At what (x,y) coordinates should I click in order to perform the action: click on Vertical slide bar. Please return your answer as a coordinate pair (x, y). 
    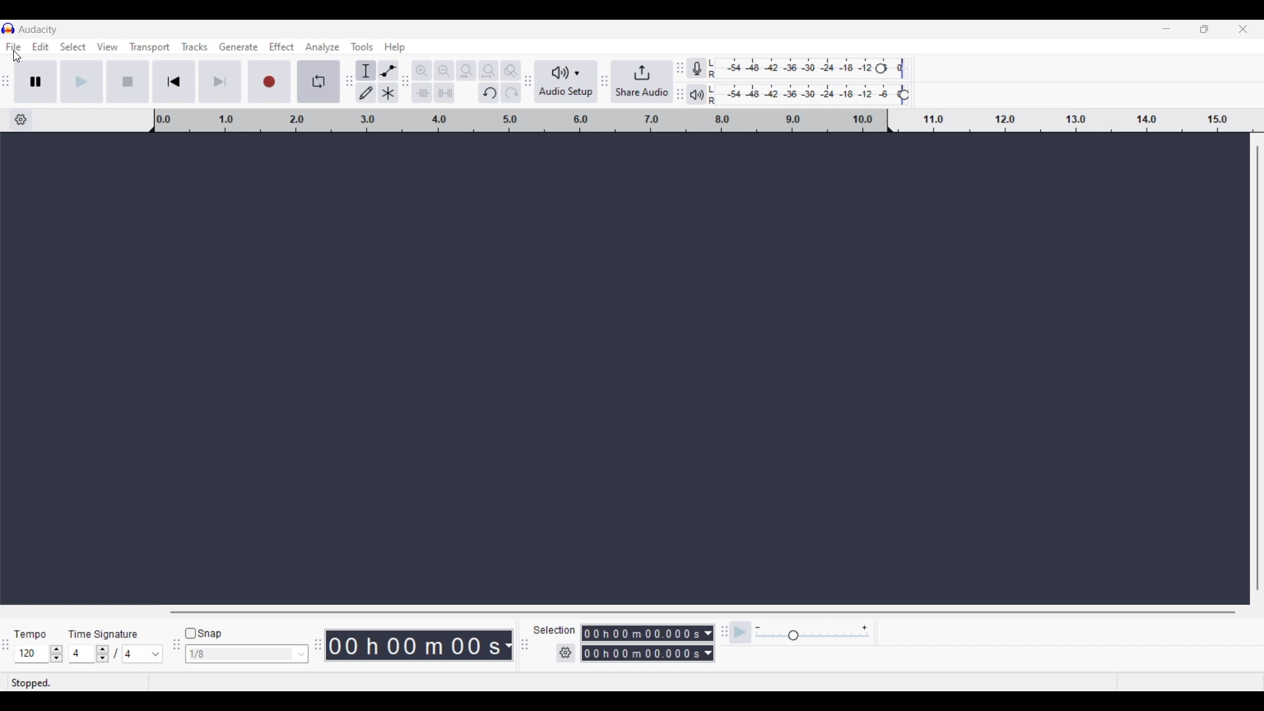
    Looking at the image, I should click on (1258, 369).